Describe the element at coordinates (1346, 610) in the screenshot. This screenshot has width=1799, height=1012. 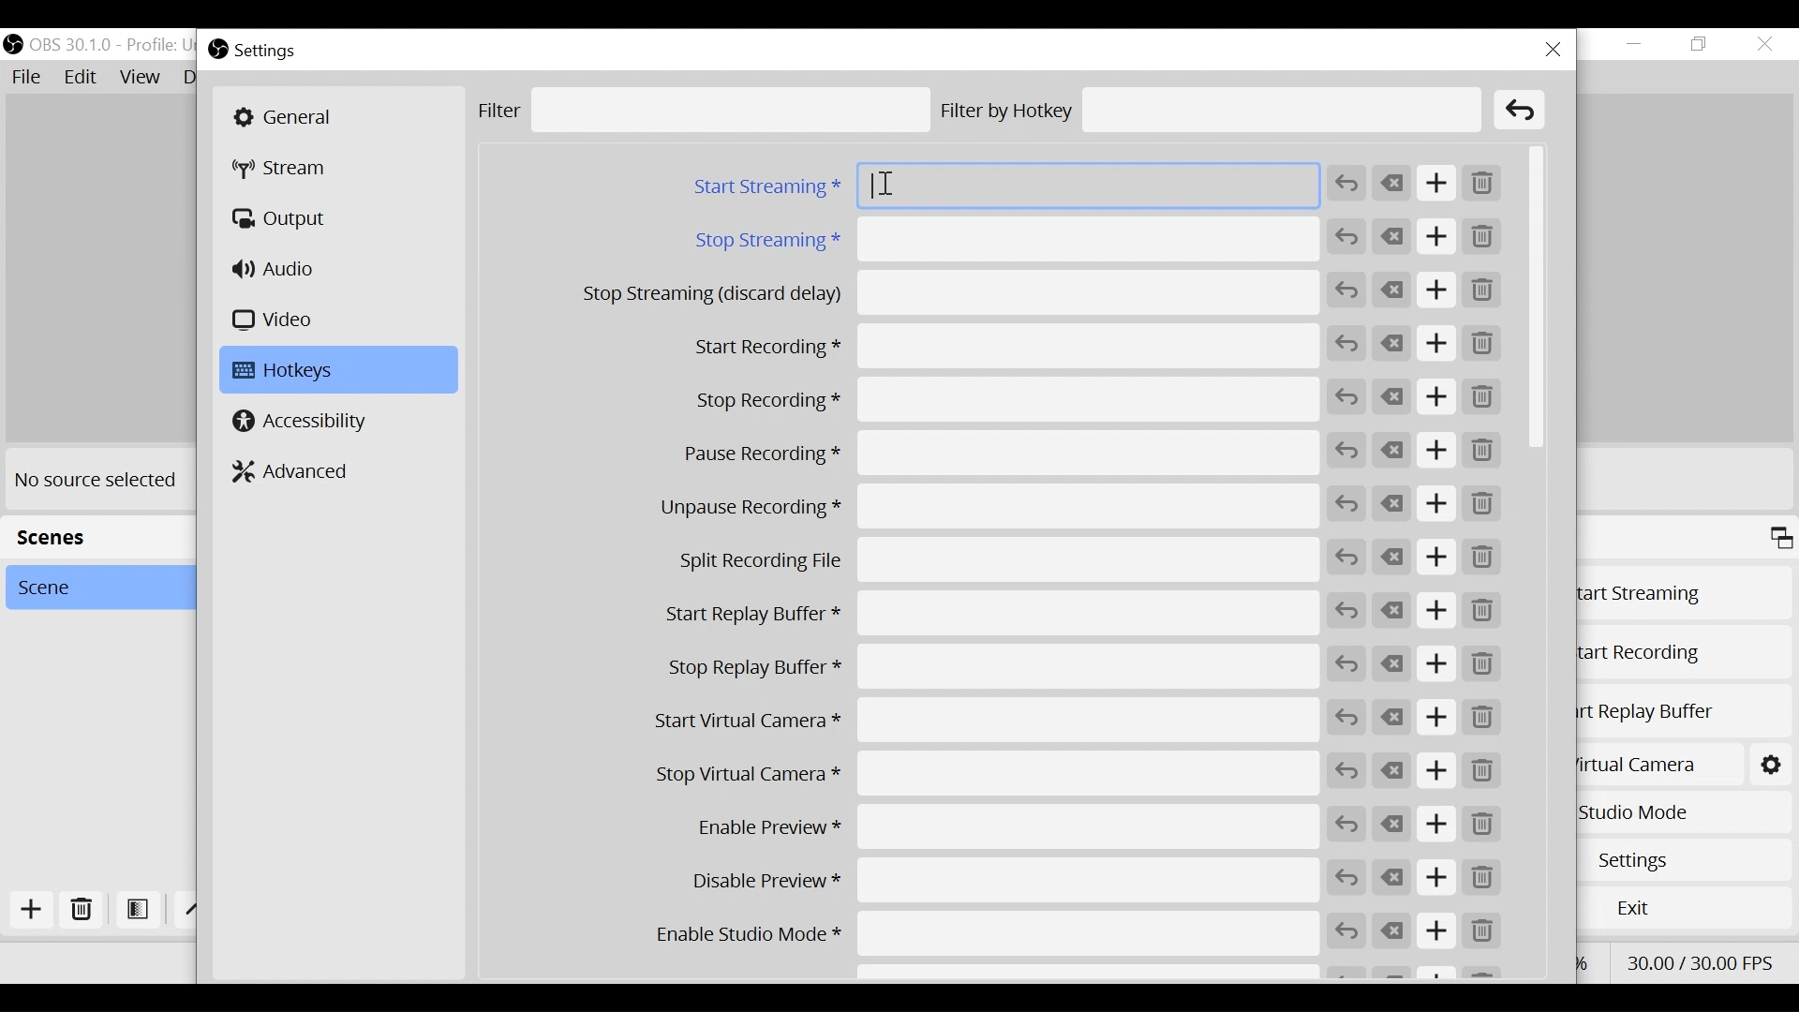
I see `Revert` at that location.